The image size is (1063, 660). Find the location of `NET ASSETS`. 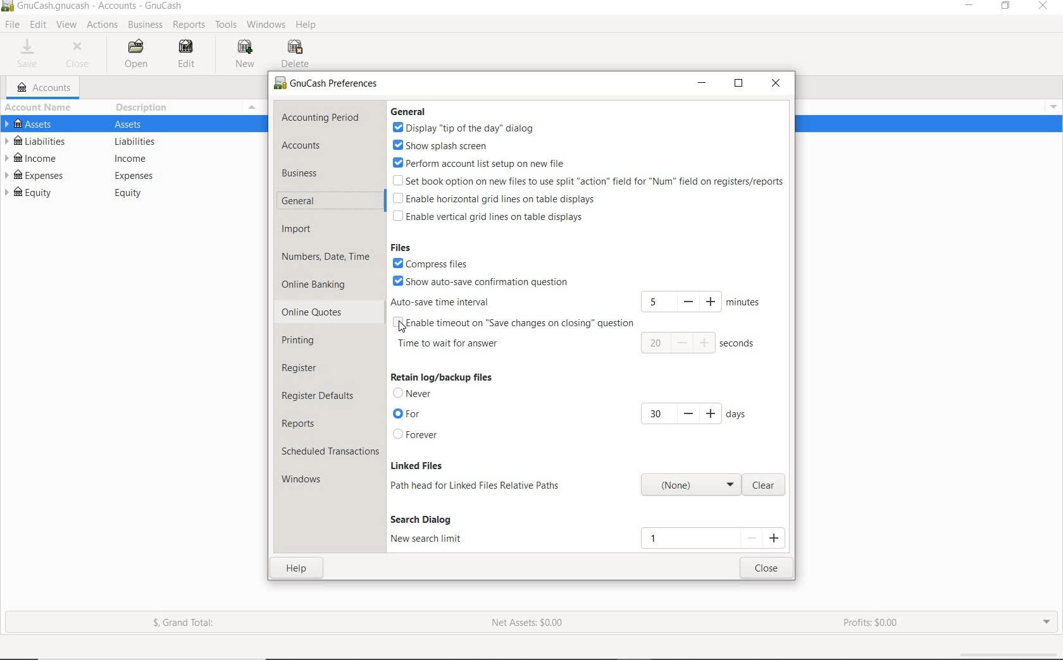

NET ASSETS is located at coordinates (528, 623).